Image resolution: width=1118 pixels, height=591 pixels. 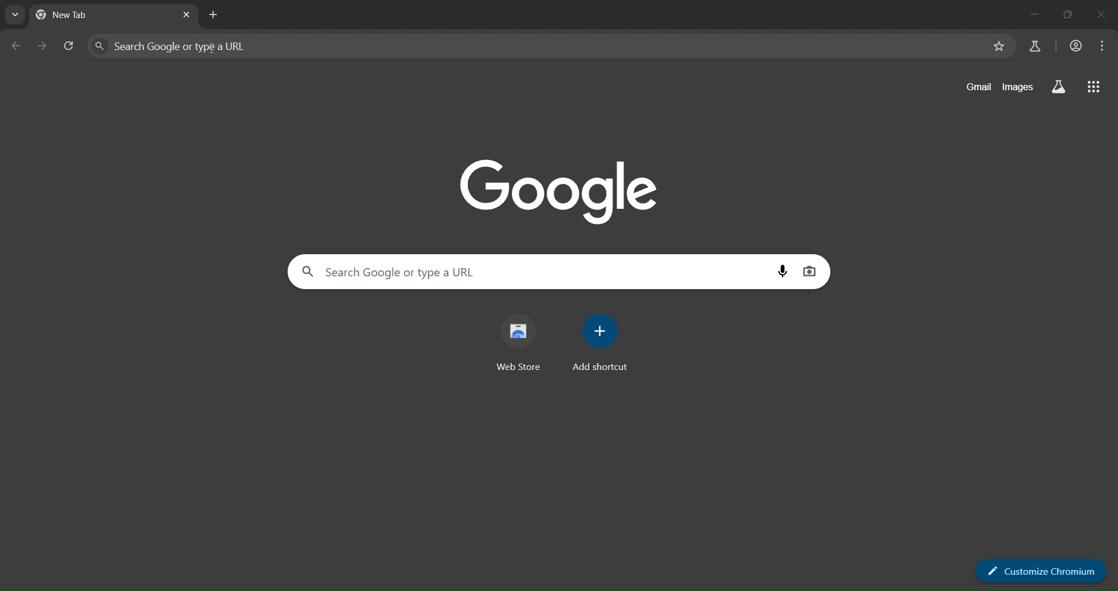 I want to click on maximize, so click(x=1068, y=15).